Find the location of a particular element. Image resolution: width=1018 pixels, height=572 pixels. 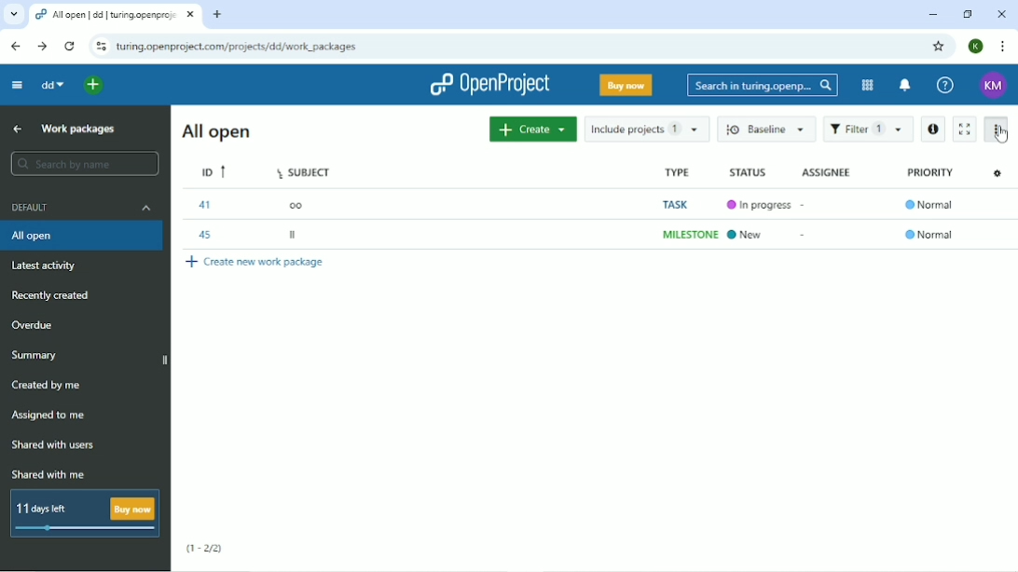

To notification center is located at coordinates (905, 86).